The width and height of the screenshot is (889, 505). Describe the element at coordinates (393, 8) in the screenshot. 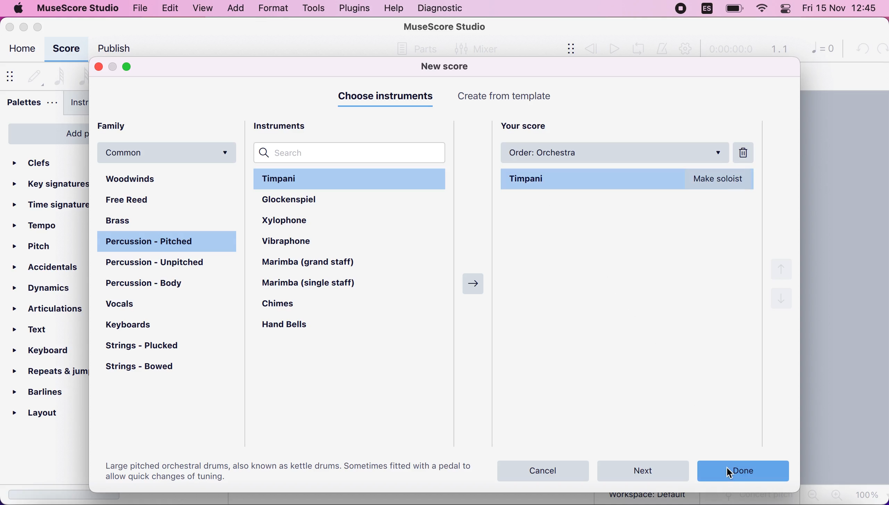

I see `help` at that location.